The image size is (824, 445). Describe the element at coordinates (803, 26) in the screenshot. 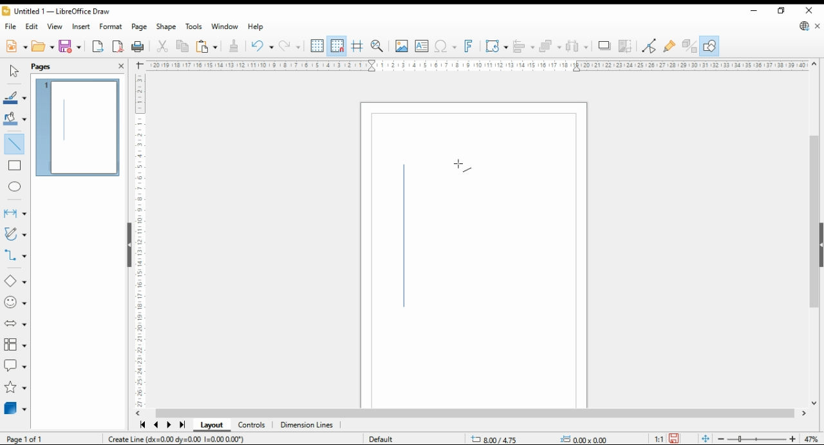

I see `libreoffice update` at that location.